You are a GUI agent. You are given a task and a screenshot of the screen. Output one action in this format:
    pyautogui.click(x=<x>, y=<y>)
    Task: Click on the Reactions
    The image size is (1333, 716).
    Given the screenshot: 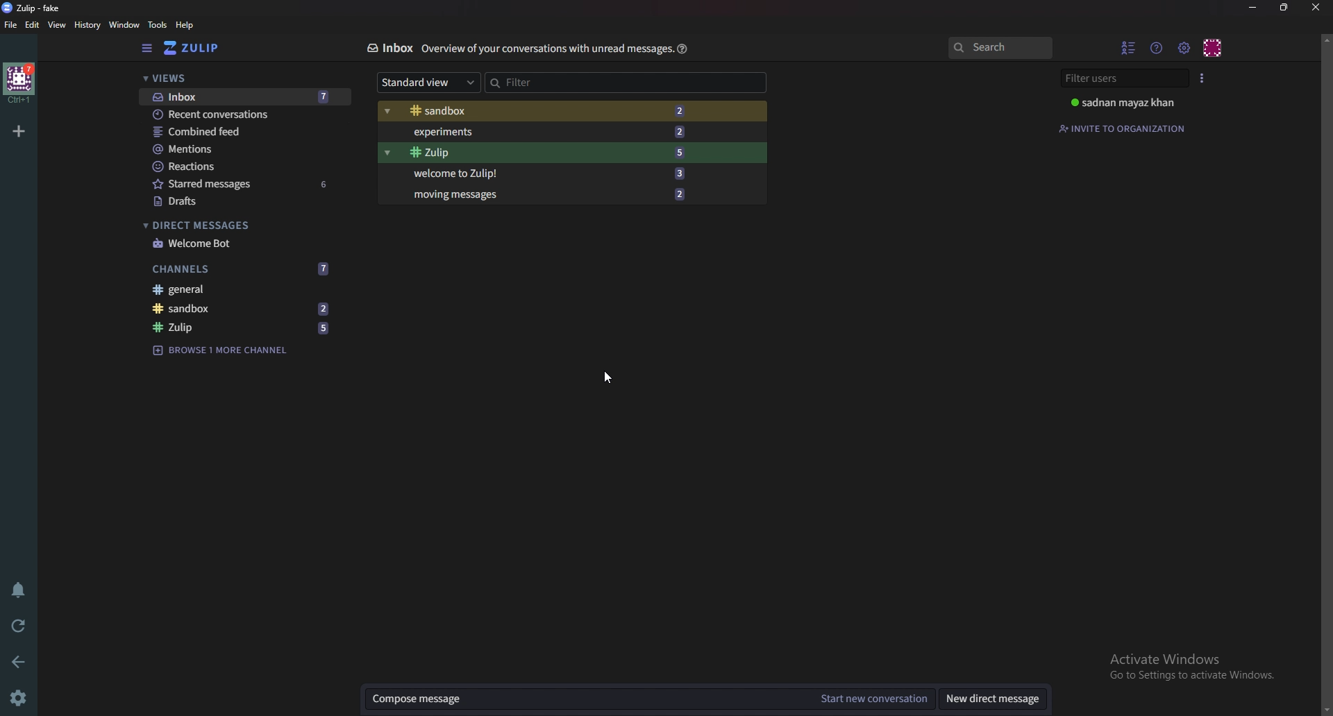 What is the action you would take?
    pyautogui.click(x=244, y=167)
    